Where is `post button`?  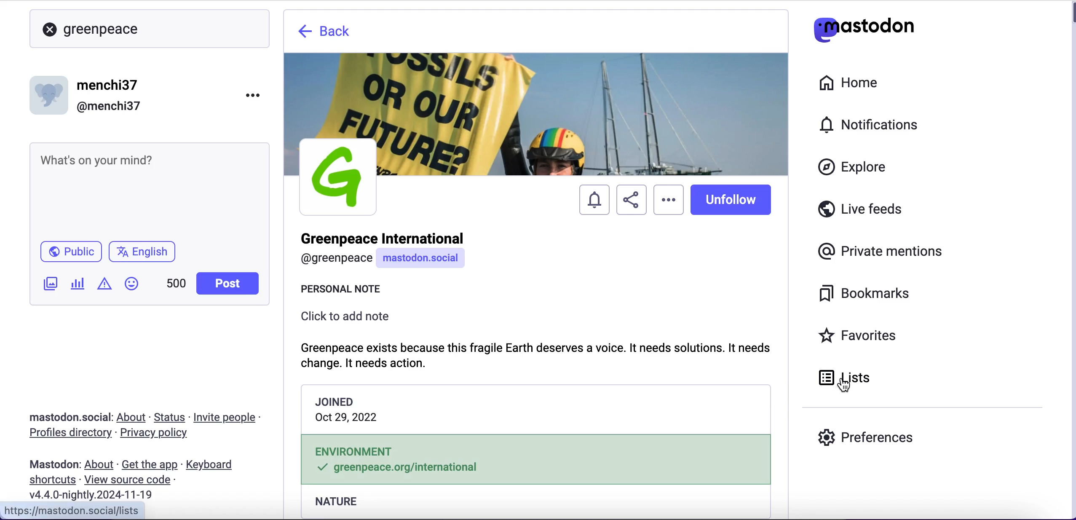 post button is located at coordinates (230, 284).